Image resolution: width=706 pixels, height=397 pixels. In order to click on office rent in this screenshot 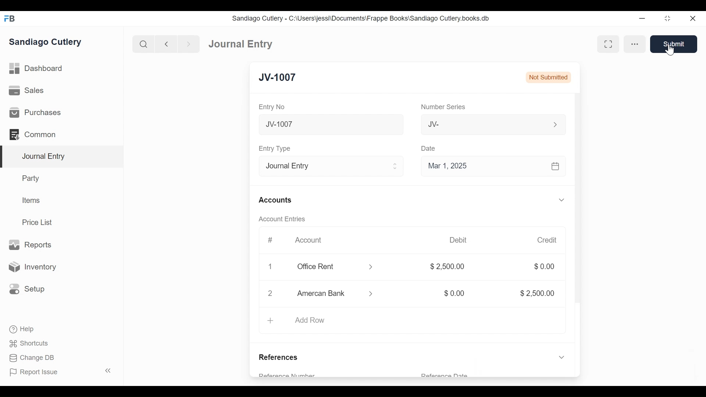, I will do `click(334, 267)`.